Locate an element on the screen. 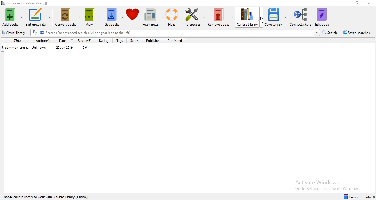  Cursor is located at coordinates (260, 21).